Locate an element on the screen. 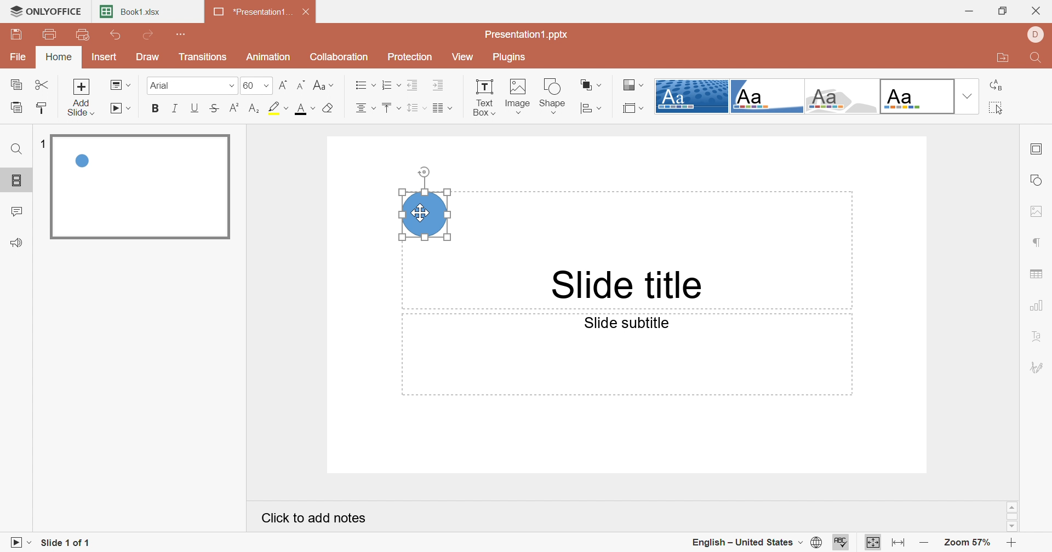 The width and height of the screenshot is (1052, 552). File is located at coordinates (19, 56).